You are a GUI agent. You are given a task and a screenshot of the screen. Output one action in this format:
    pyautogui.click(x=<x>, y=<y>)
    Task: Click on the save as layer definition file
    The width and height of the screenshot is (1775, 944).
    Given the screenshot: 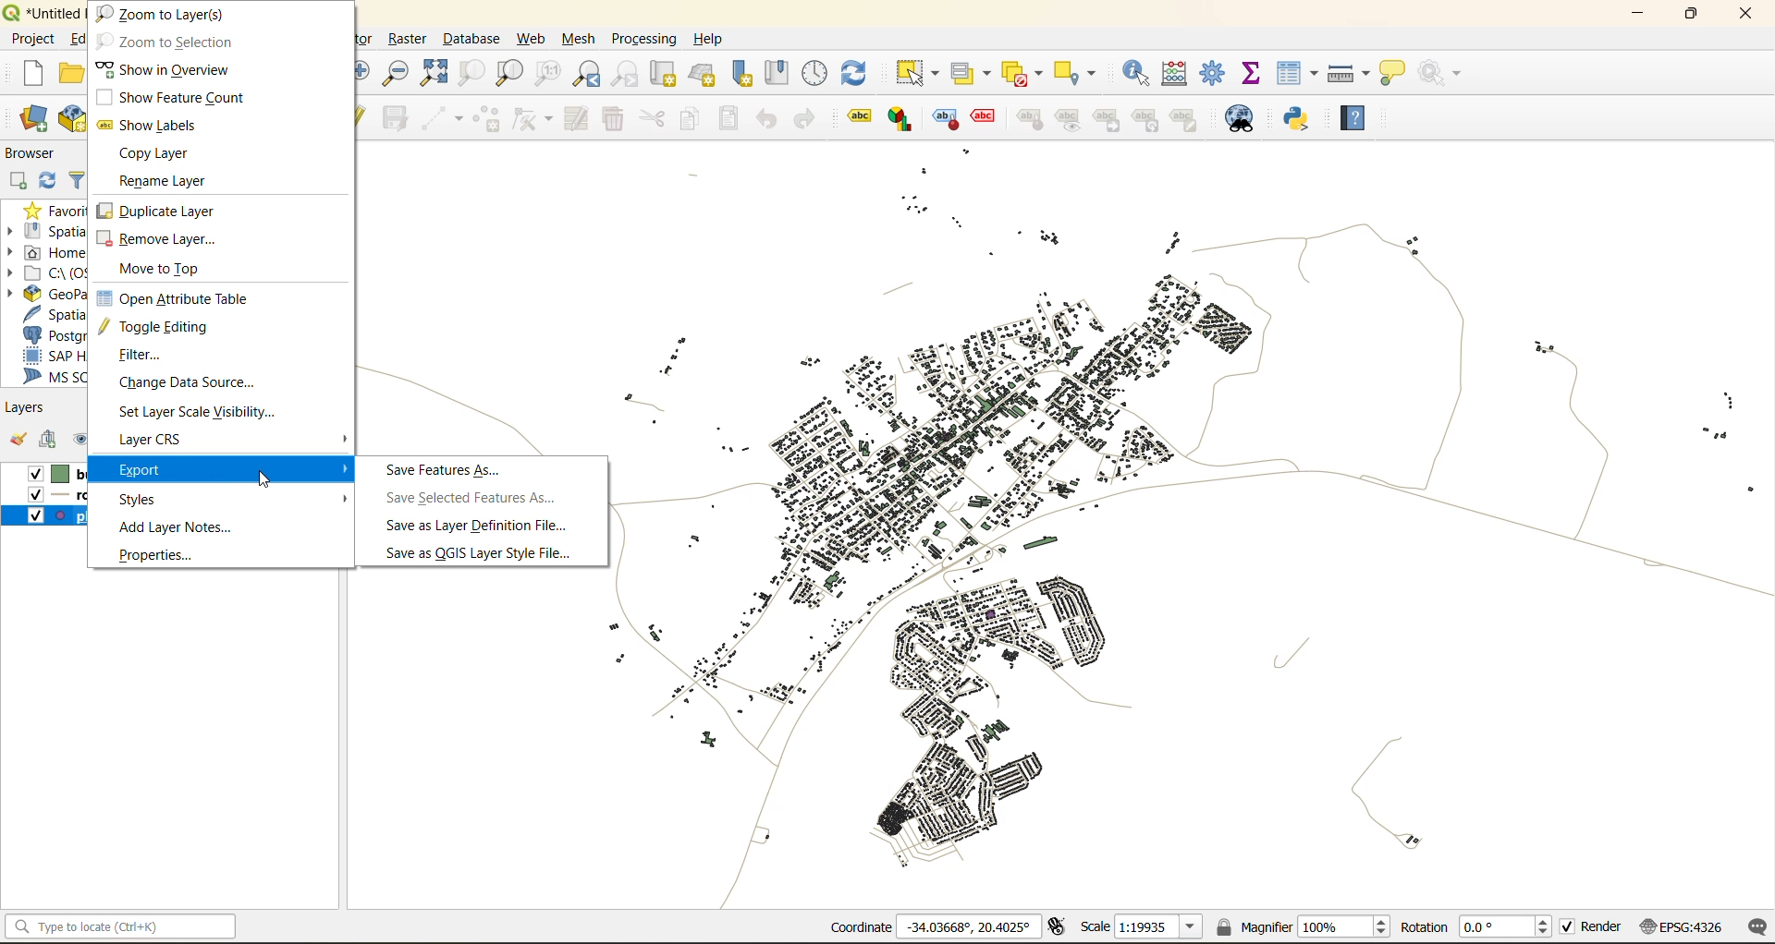 What is the action you would take?
    pyautogui.click(x=476, y=528)
    